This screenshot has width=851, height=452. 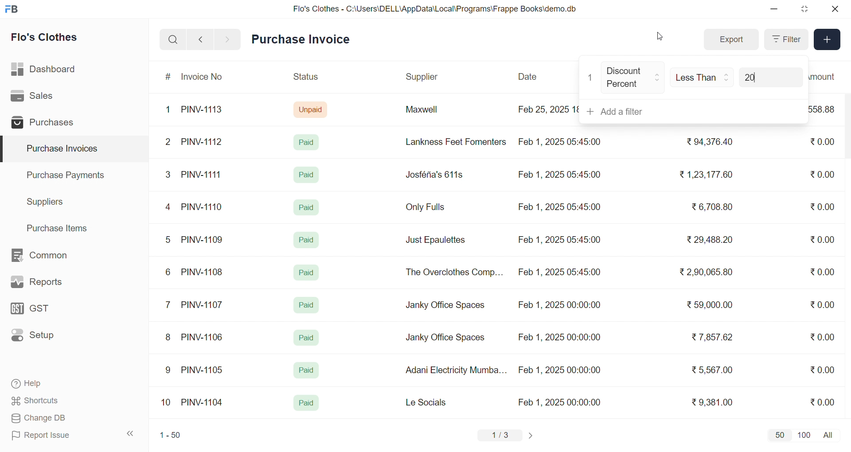 I want to click on Less Than, so click(x=703, y=78).